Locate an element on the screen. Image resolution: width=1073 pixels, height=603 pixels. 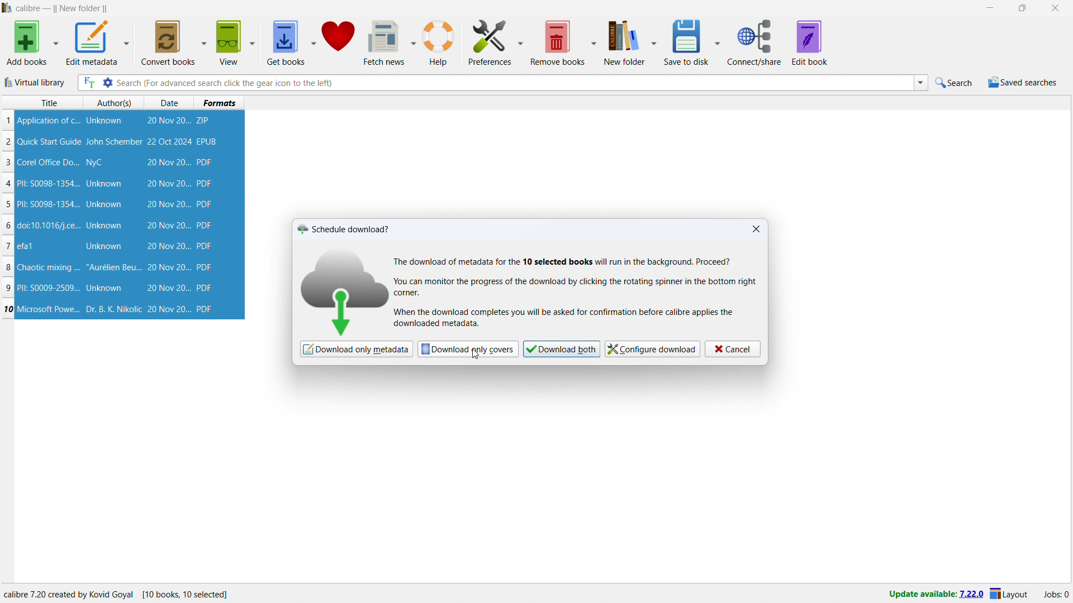
preferences is located at coordinates (490, 42).